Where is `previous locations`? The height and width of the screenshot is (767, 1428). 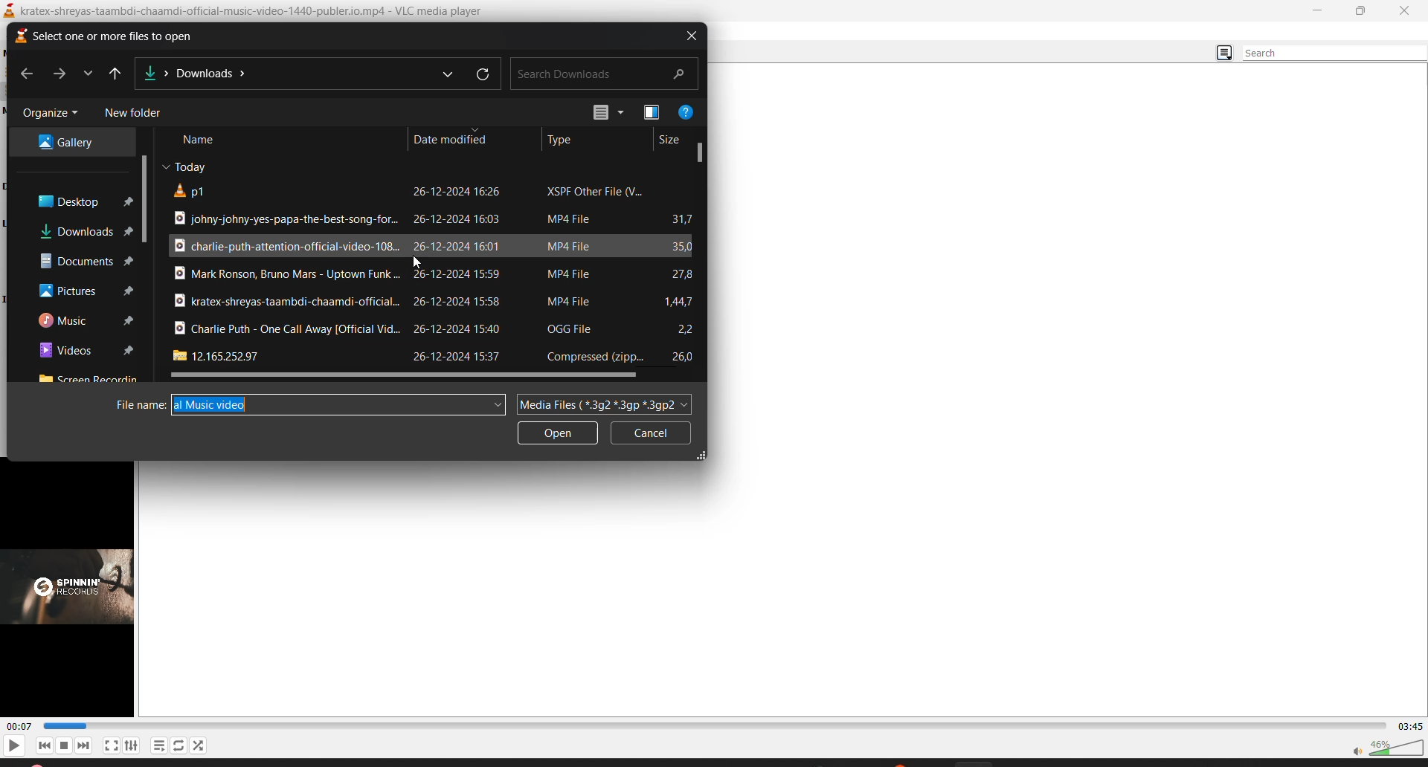
previous locations is located at coordinates (446, 77).